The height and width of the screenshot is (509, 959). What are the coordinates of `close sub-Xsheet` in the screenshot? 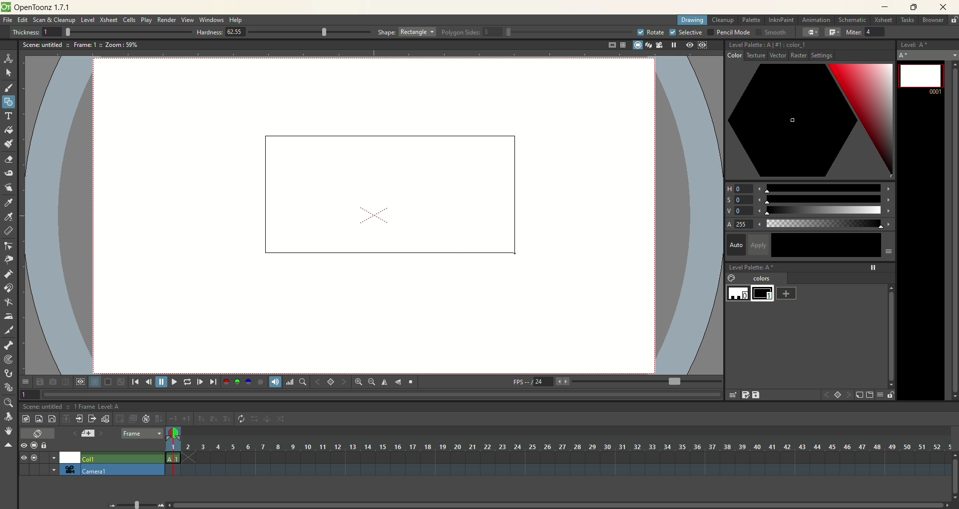 It's located at (92, 419).